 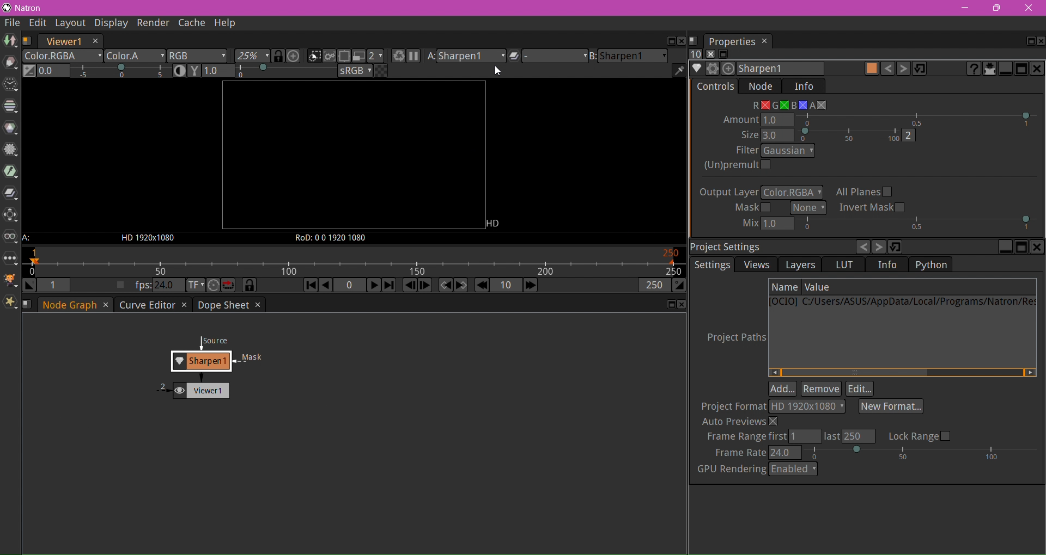 I want to click on Output layer, so click(x=729, y=192).